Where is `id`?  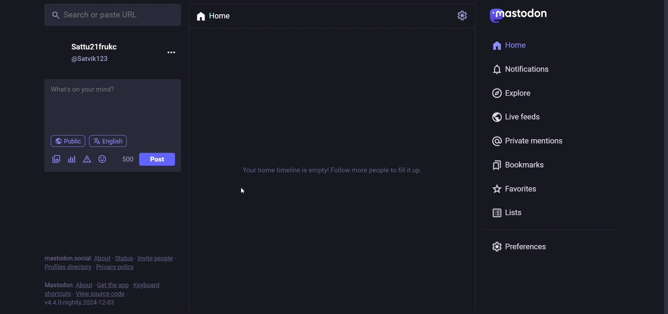 id is located at coordinates (93, 60).